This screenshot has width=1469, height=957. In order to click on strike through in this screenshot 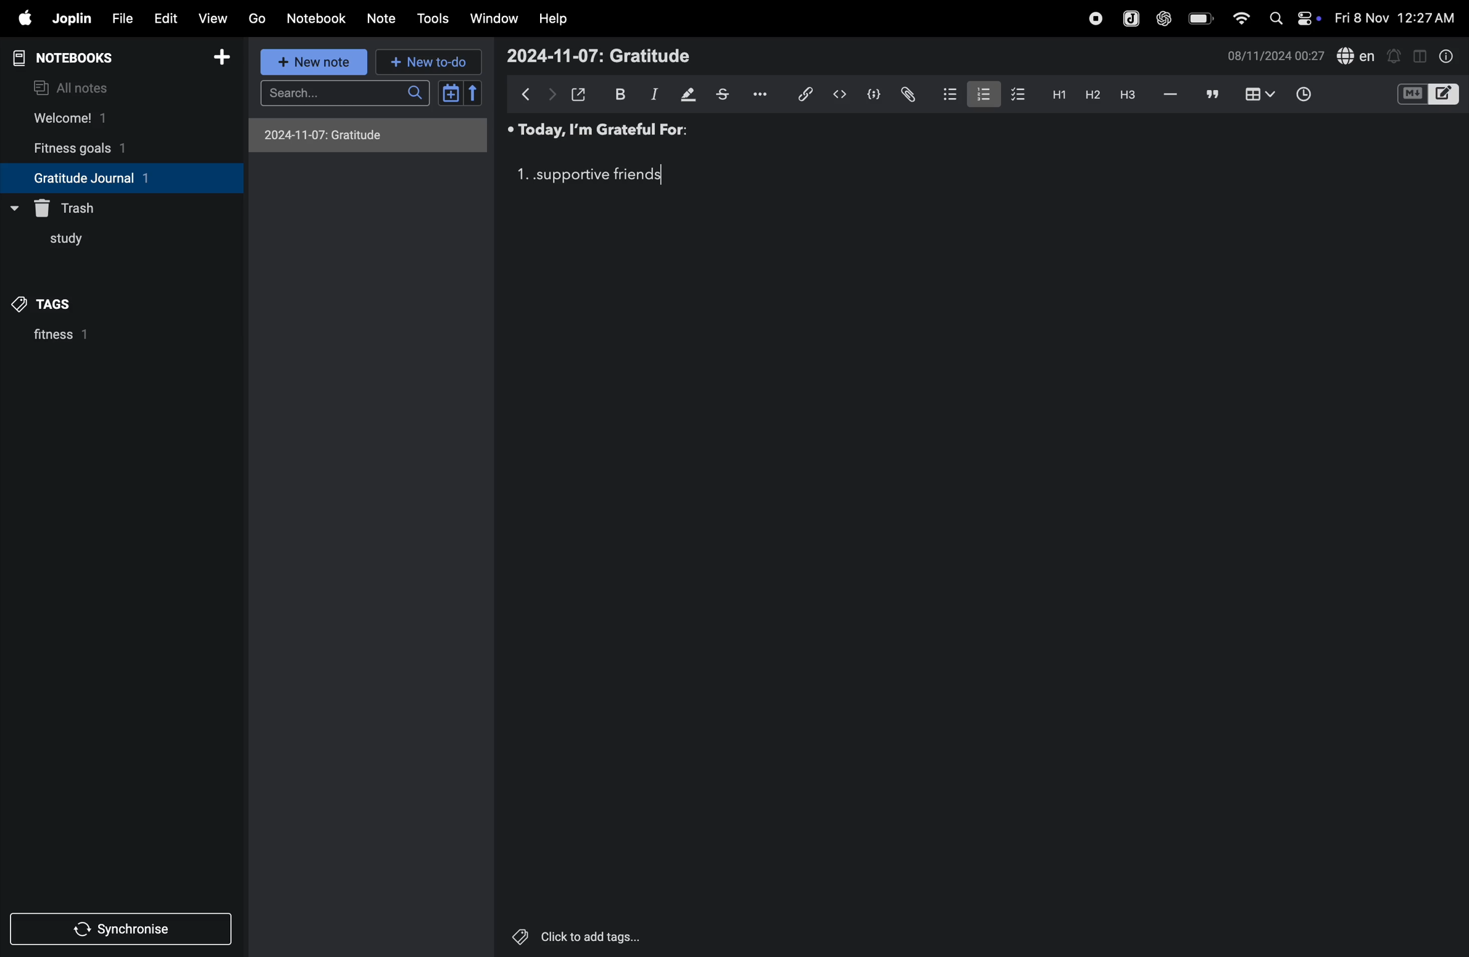, I will do `click(728, 95)`.